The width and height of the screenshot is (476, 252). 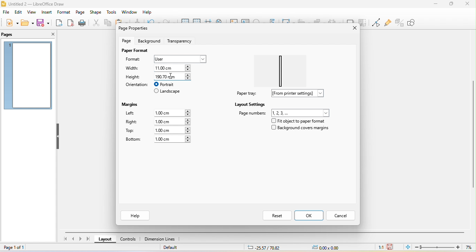 I want to click on page 1 of 1, so click(x=17, y=247).